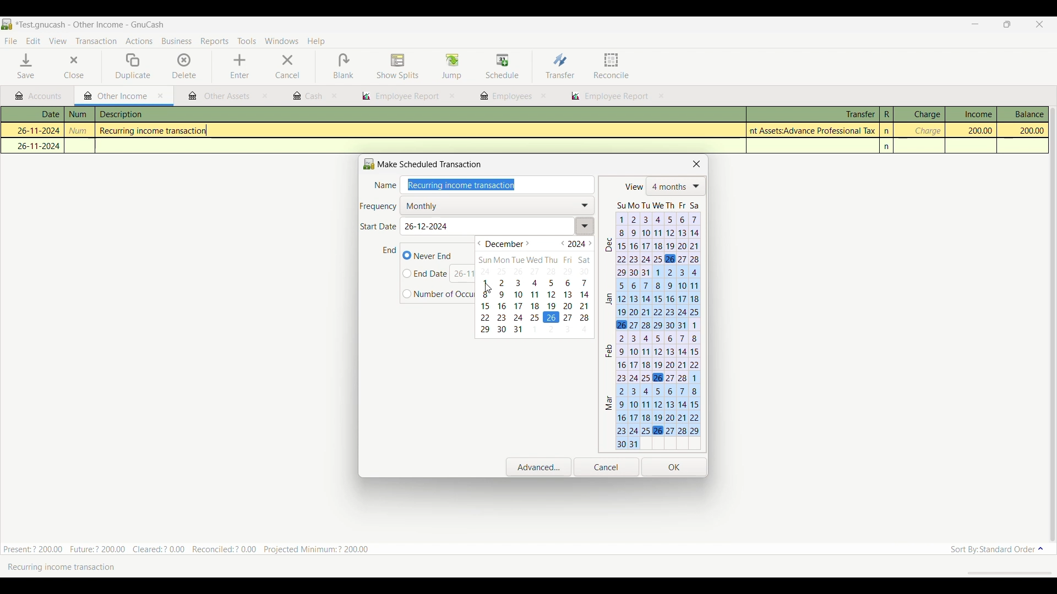 The width and height of the screenshot is (1057, 594). Describe the element at coordinates (1023, 131) in the screenshot. I see `200.00` at that location.